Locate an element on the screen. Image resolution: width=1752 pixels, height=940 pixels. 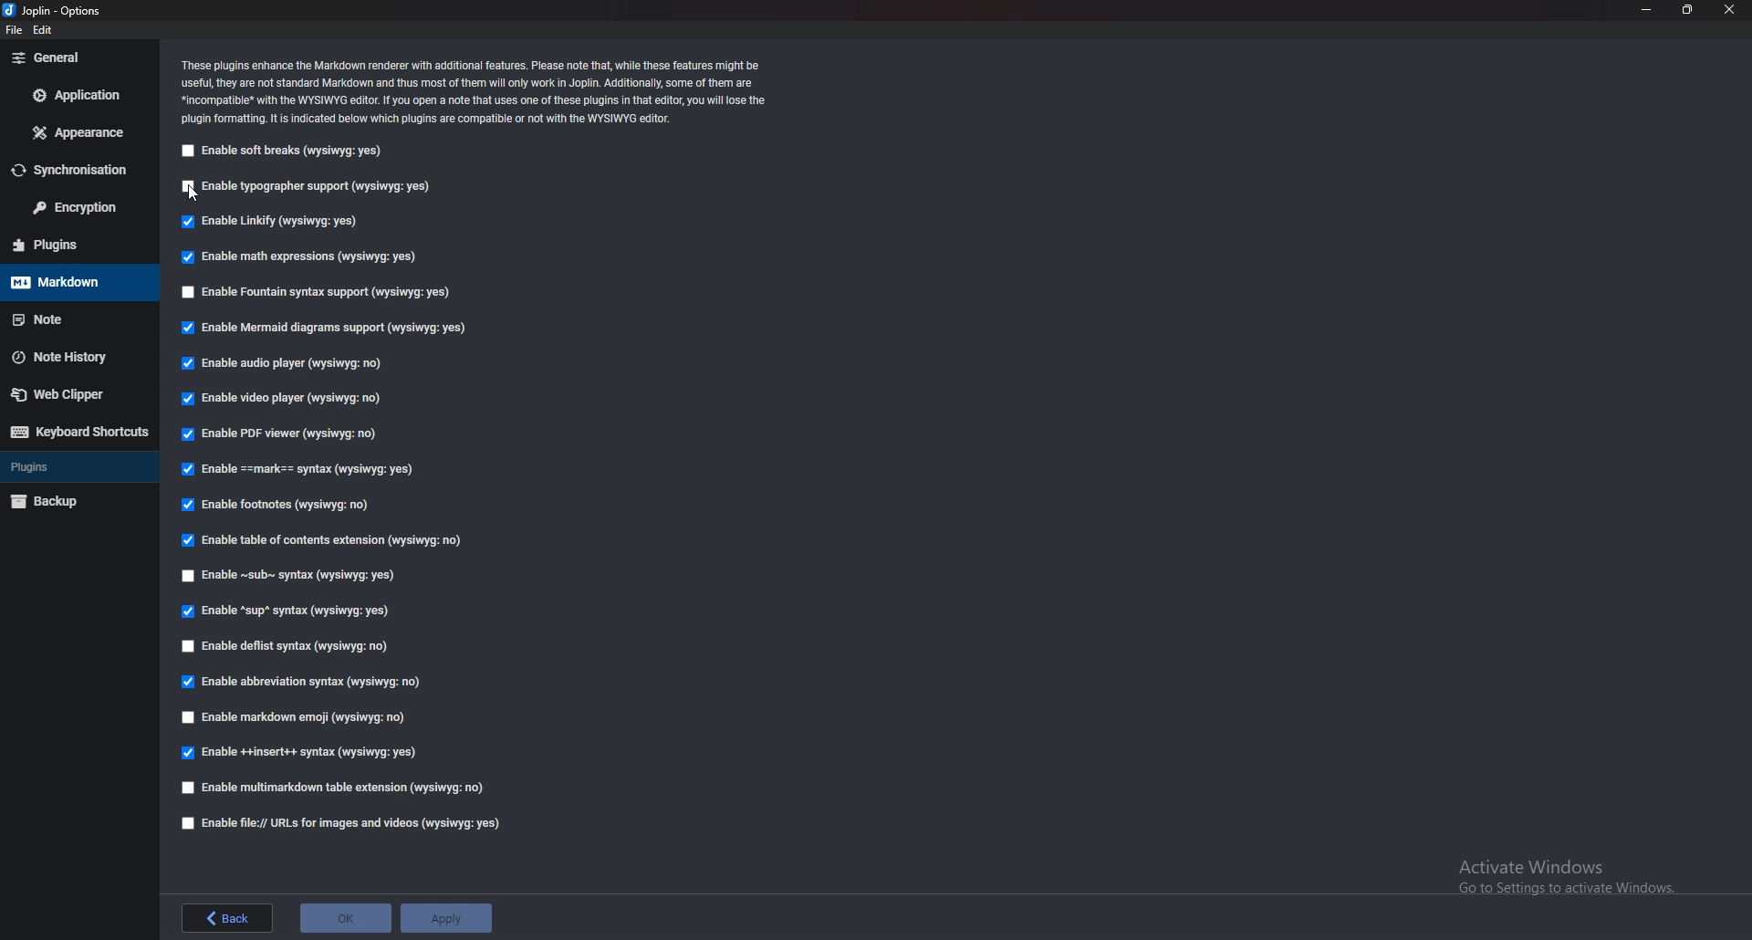
web clipper is located at coordinates (76, 394).